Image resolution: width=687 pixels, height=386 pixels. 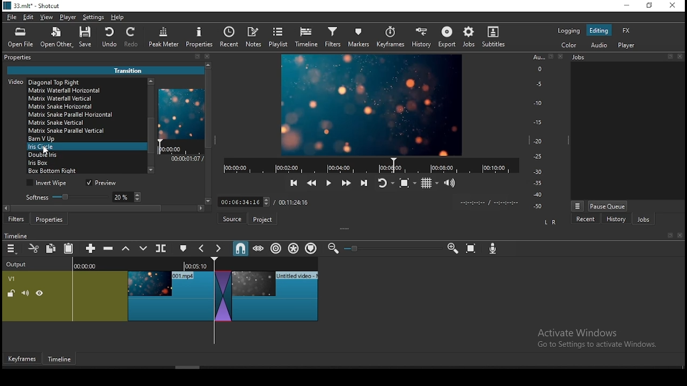 What do you see at coordinates (48, 18) in the screenshot?
I see `view` at bounding box center [48, 18].